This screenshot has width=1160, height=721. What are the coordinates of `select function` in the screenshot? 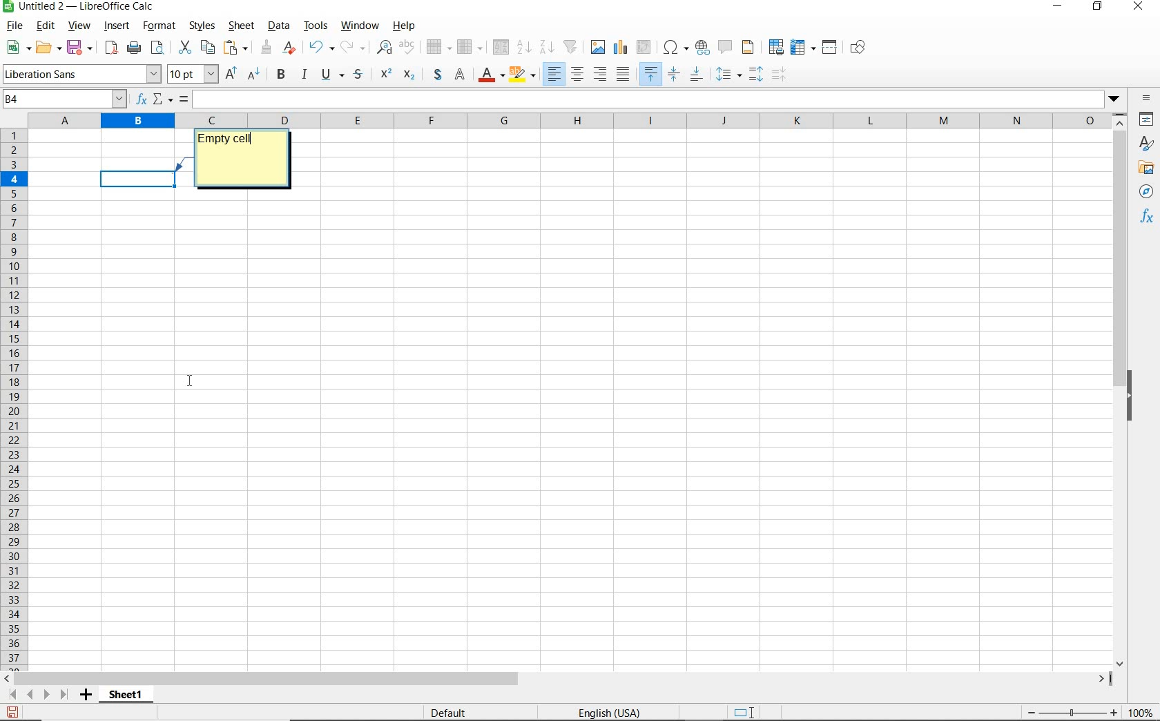 It's located at (163, 99).